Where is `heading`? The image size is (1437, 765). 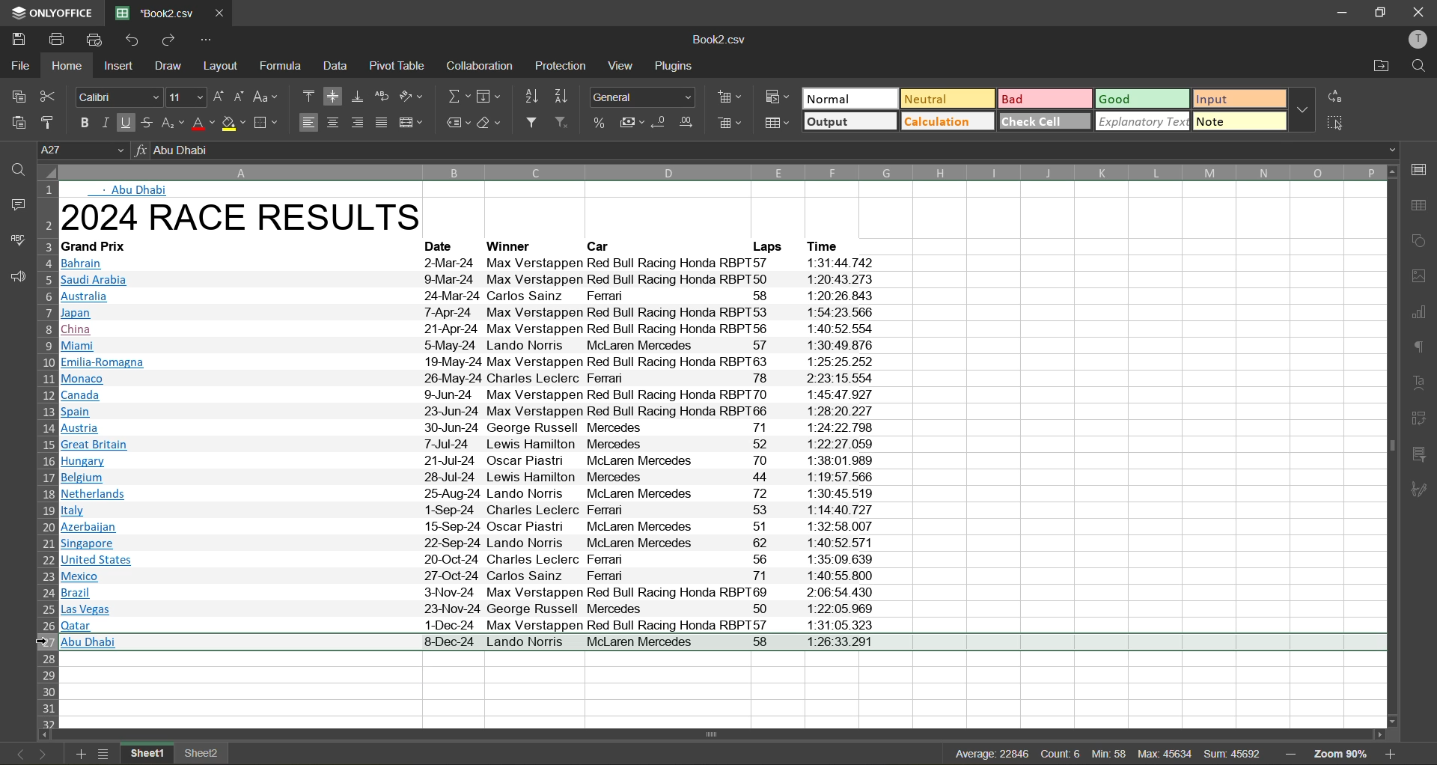 heading is located at coordinates (250, 219).